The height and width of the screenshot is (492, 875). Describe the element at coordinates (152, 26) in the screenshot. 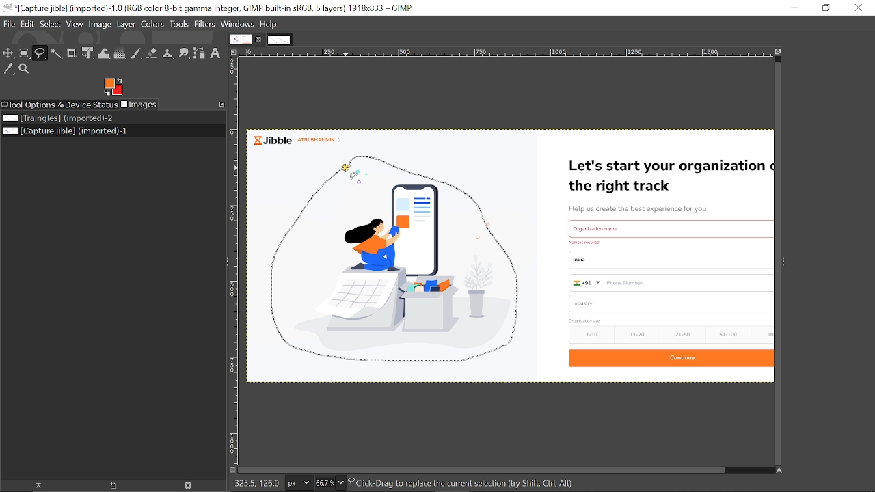

I see `Colors` at that location.